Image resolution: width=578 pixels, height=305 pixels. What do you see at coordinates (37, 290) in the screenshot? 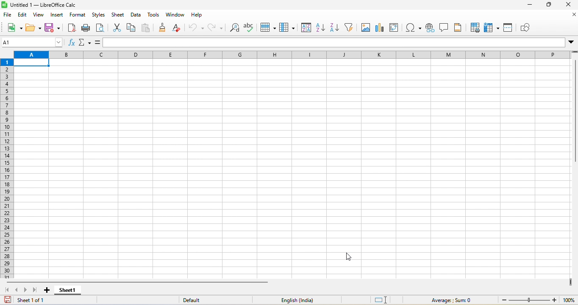
I see `last sheet` at bounding box center [37, 290].